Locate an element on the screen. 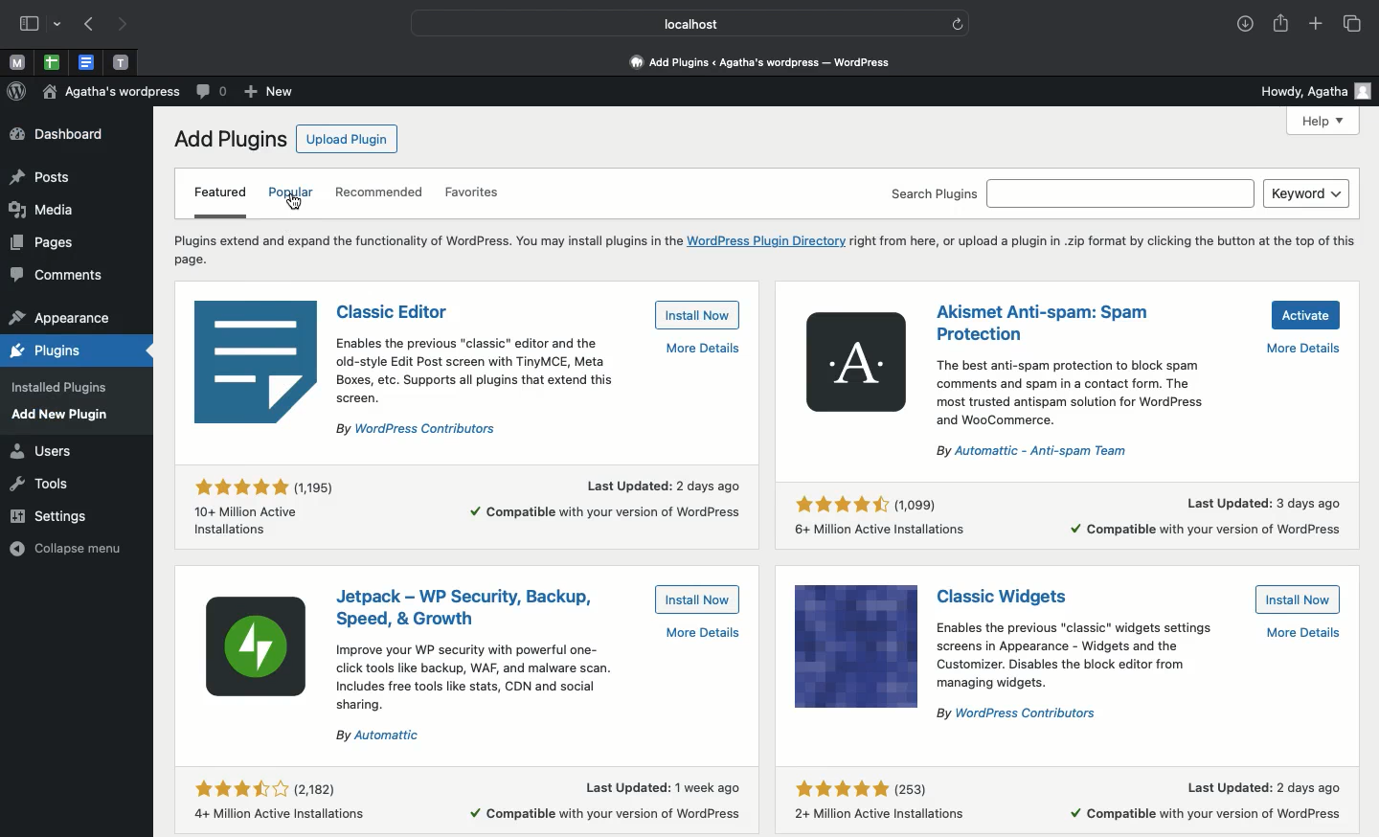 The width and height of the screenshot is (1379, 837). Add new tab is located at coordinates (1316, 24).